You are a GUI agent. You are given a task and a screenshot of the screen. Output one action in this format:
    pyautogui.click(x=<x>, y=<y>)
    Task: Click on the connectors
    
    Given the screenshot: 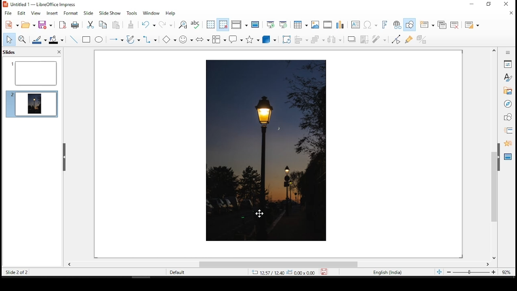 What is the action you would take?
    pyautogui.click(x=149, y=40)
    